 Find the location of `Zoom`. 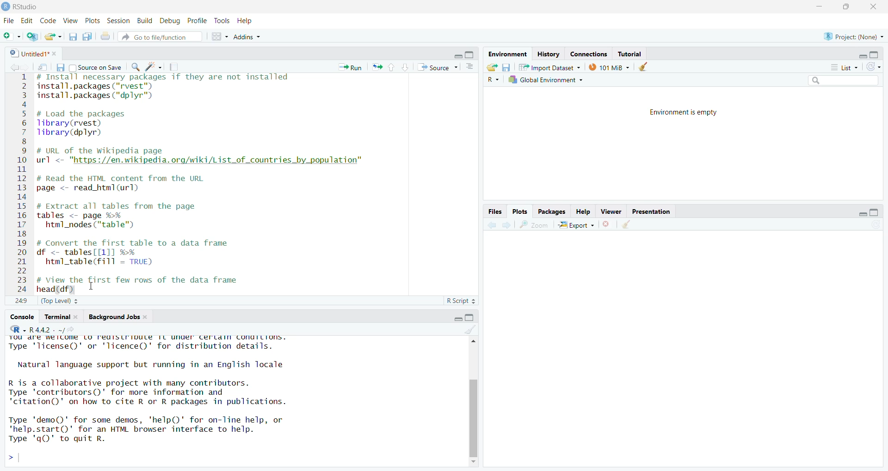

Zoom is located at coordinates (534, 224).